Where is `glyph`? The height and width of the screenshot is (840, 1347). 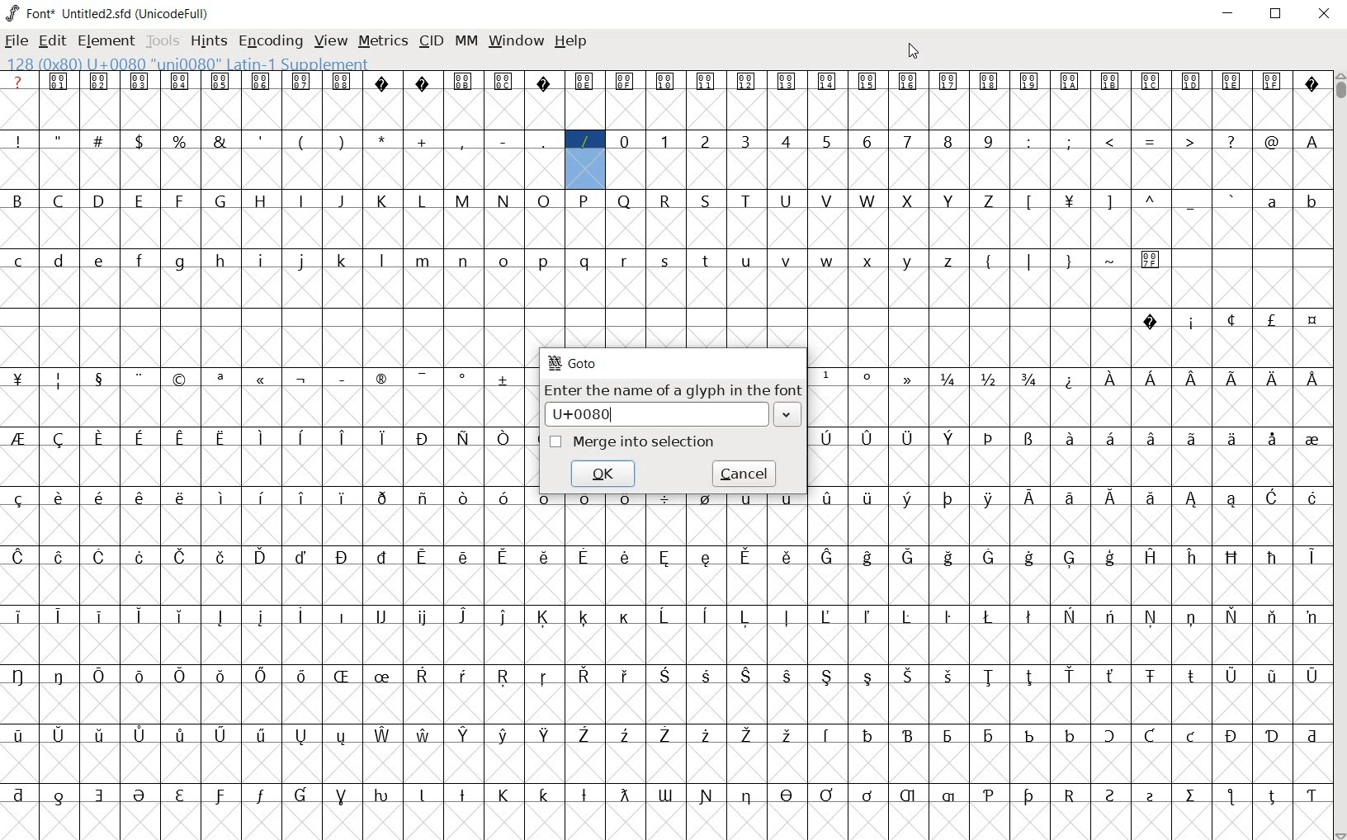
glyph is located at coordinates (543, 262).